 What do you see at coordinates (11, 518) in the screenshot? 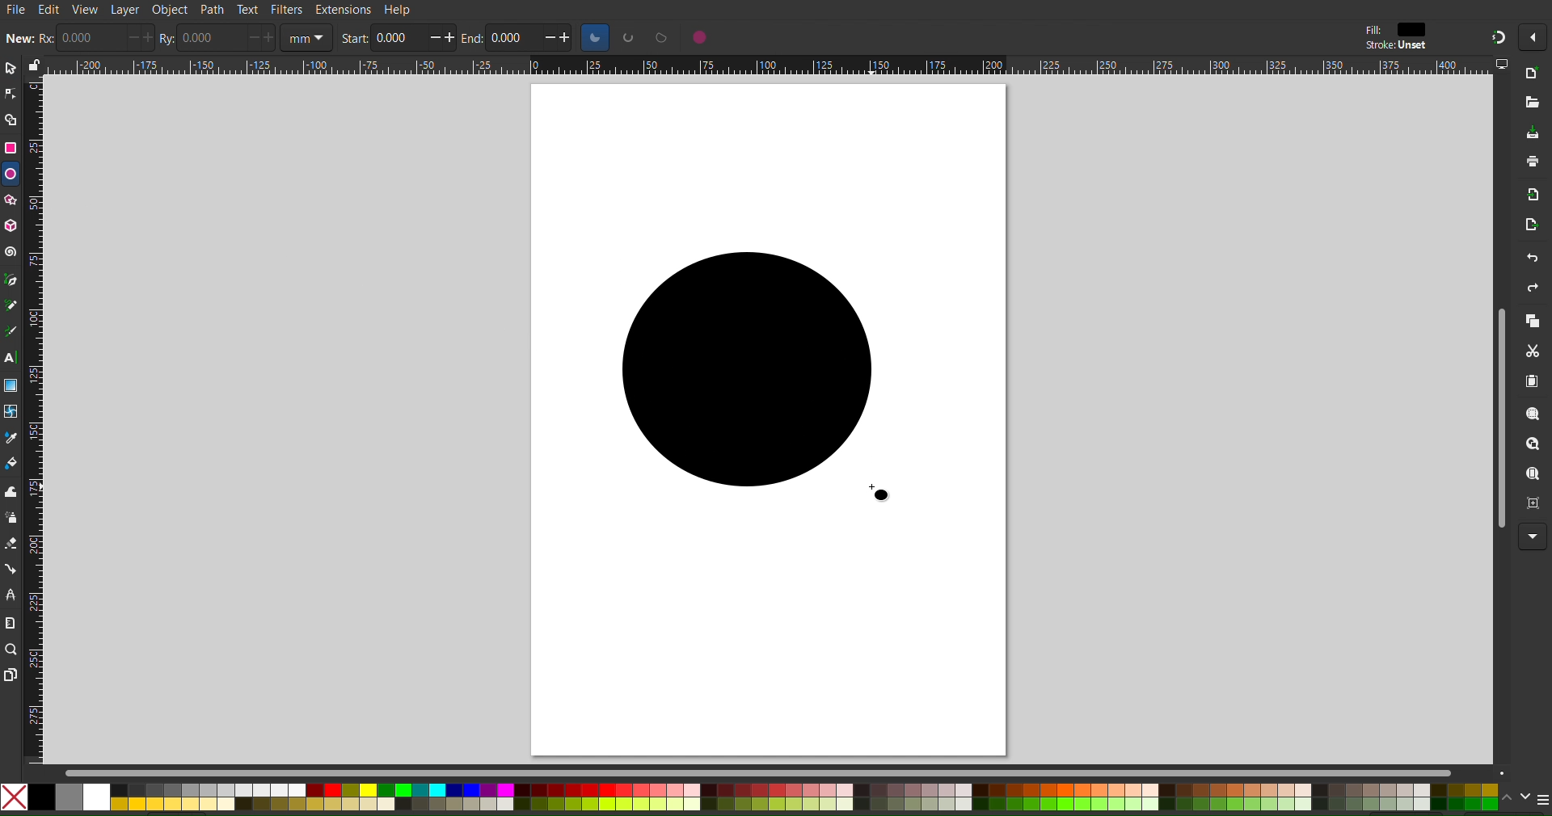
I see `Spray Tool` at bounding box center [11, 518].